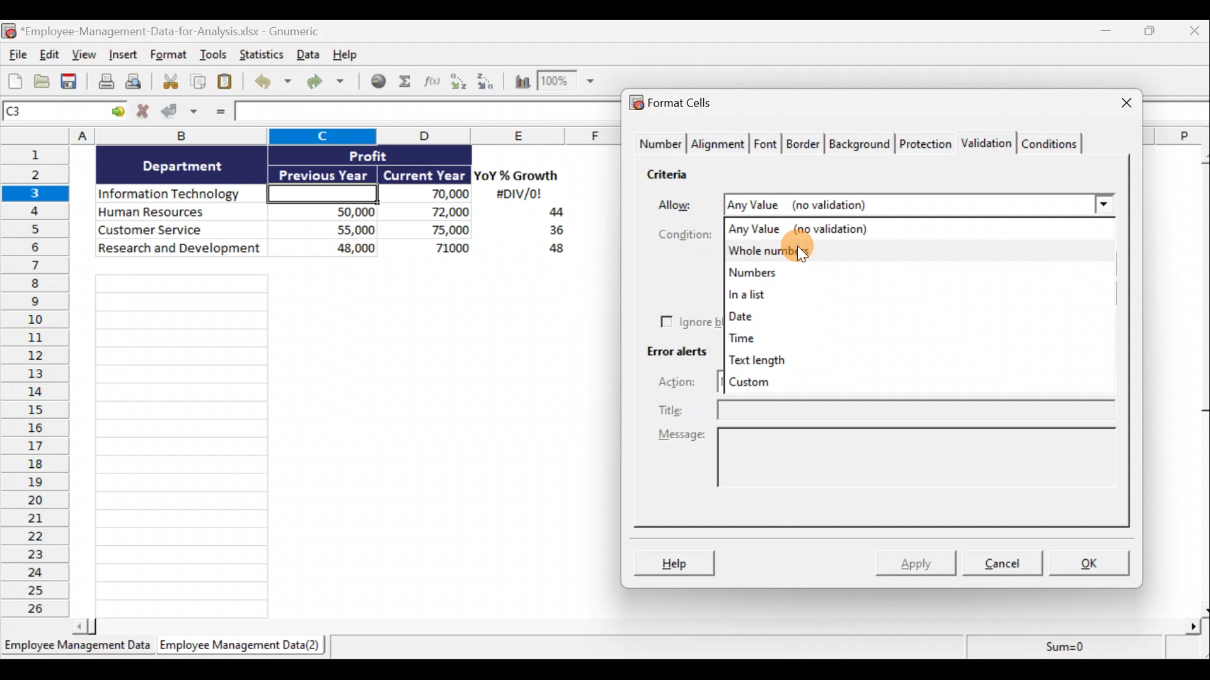 Image resolution: width=1210 pixels, height=680 pixels. Describe the element at coordinates (330, 211) in the screenshot. I see `50,000` at that location.